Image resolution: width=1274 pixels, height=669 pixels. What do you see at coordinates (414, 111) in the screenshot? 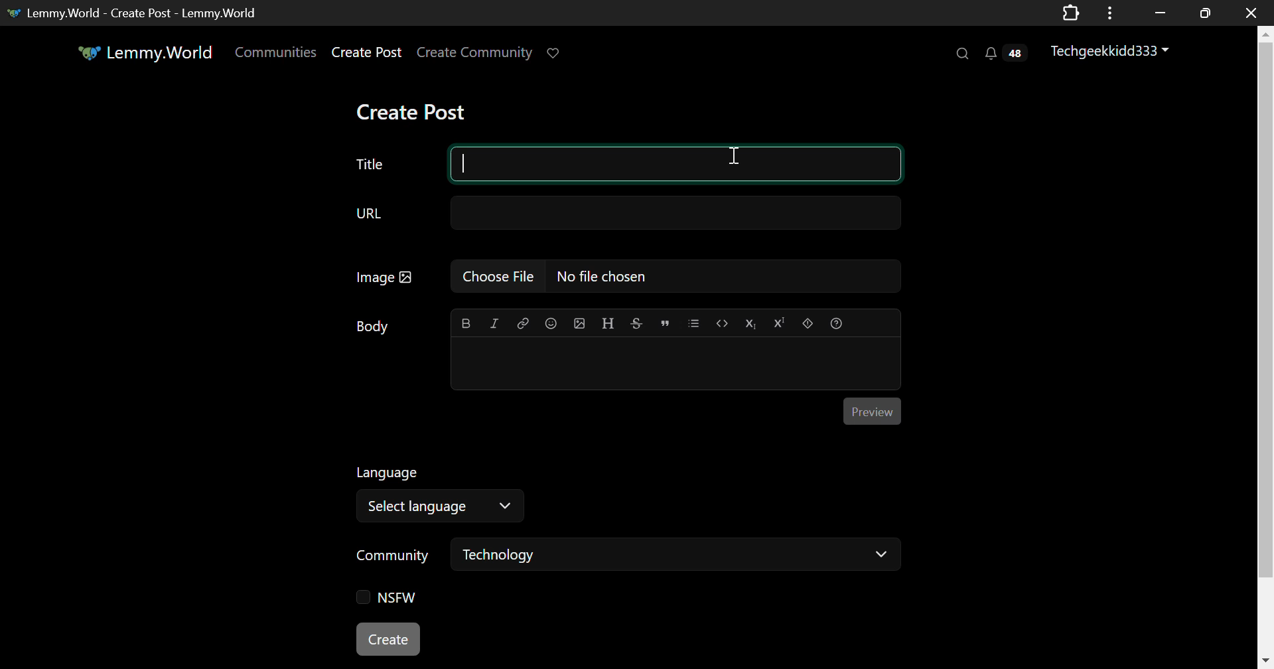
I see `Create Post` at bounding box center [414, 111].